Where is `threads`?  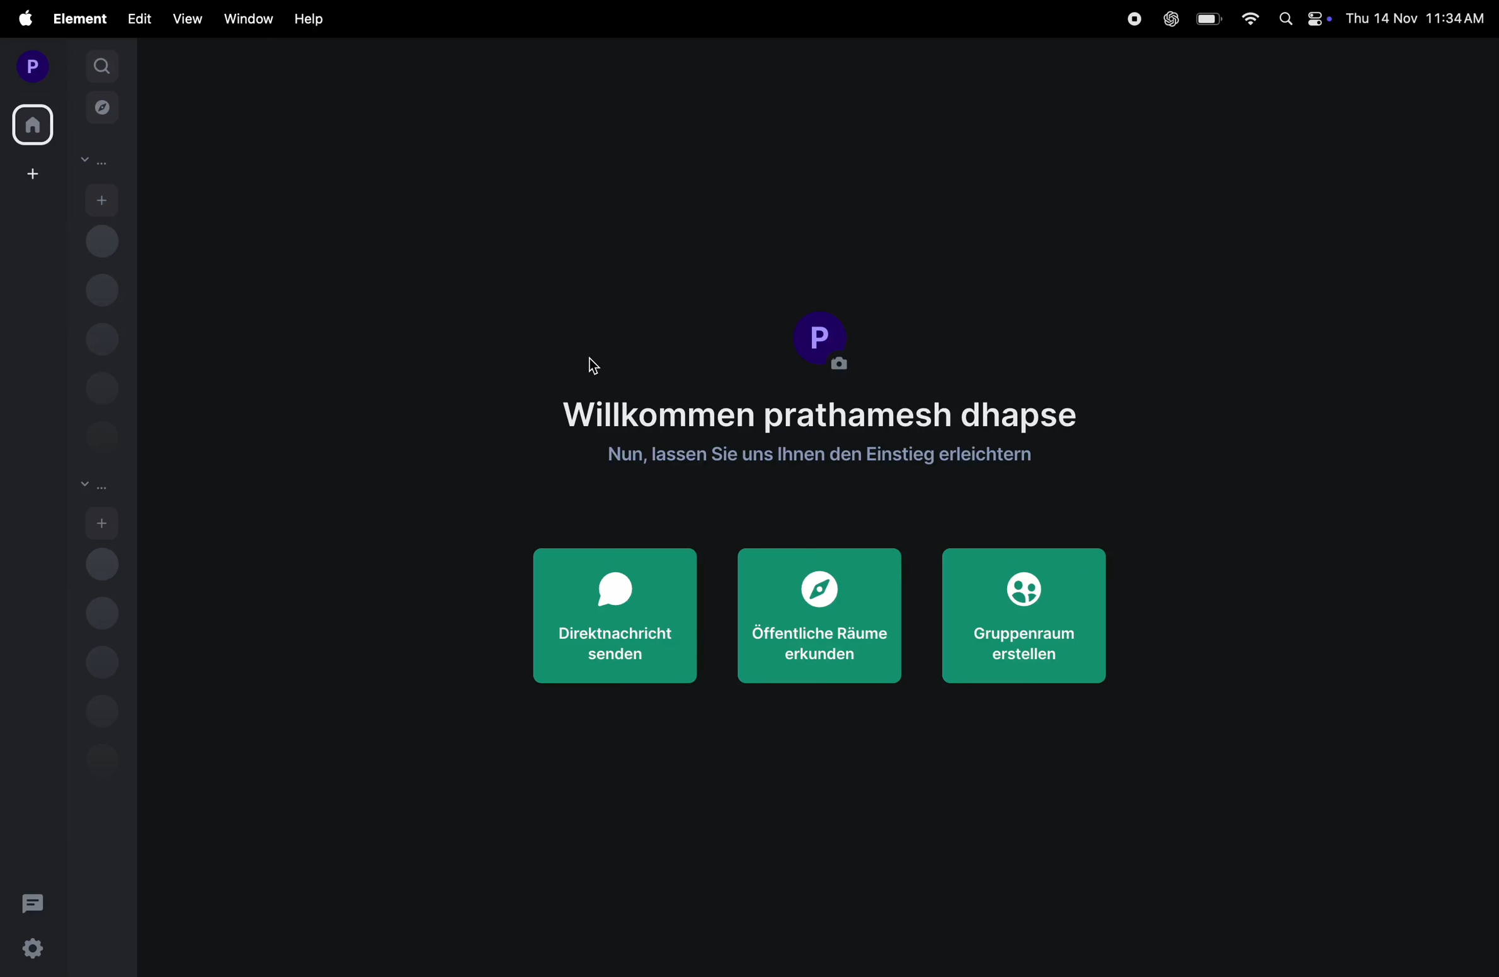 threads is located at coordinates (33, 900).